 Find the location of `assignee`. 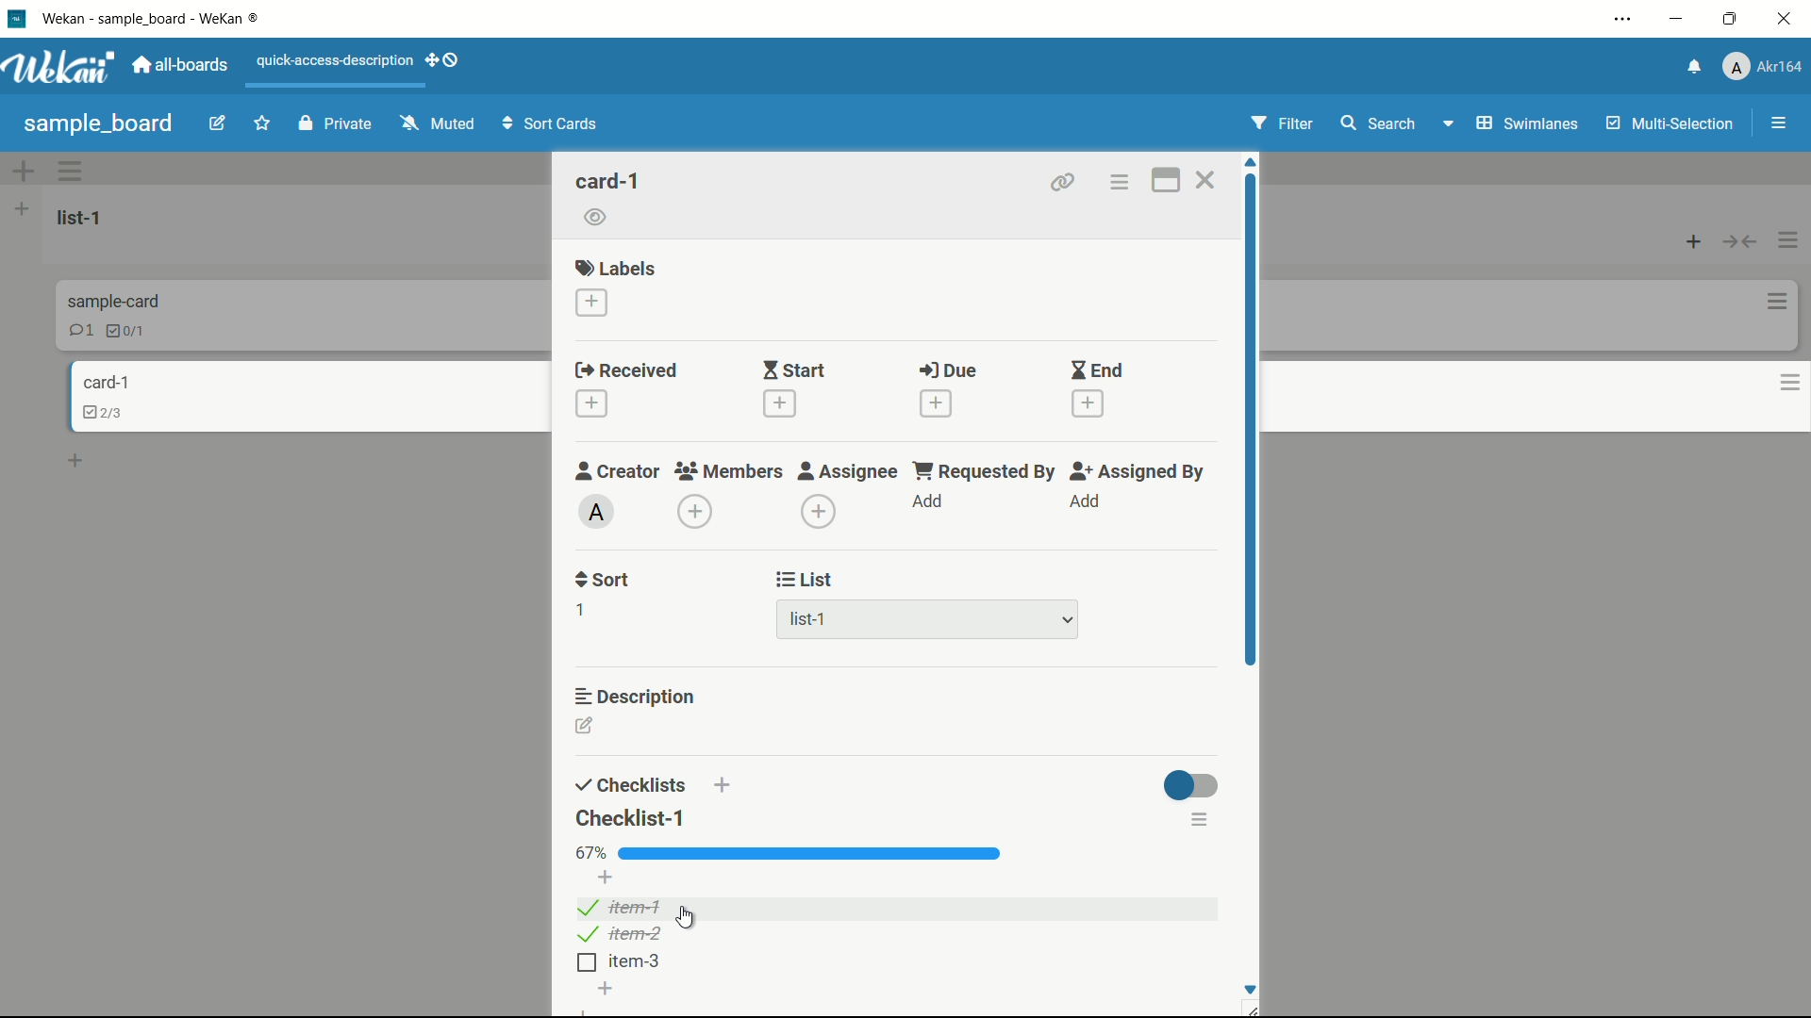

assignee is located at coordinates (848, 472).